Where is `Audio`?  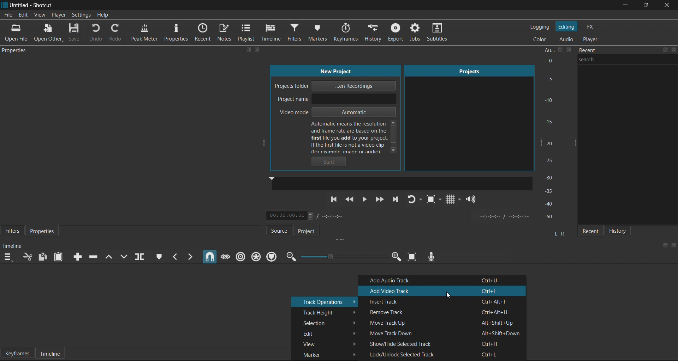 Audio is located at coordinates (566, 39).